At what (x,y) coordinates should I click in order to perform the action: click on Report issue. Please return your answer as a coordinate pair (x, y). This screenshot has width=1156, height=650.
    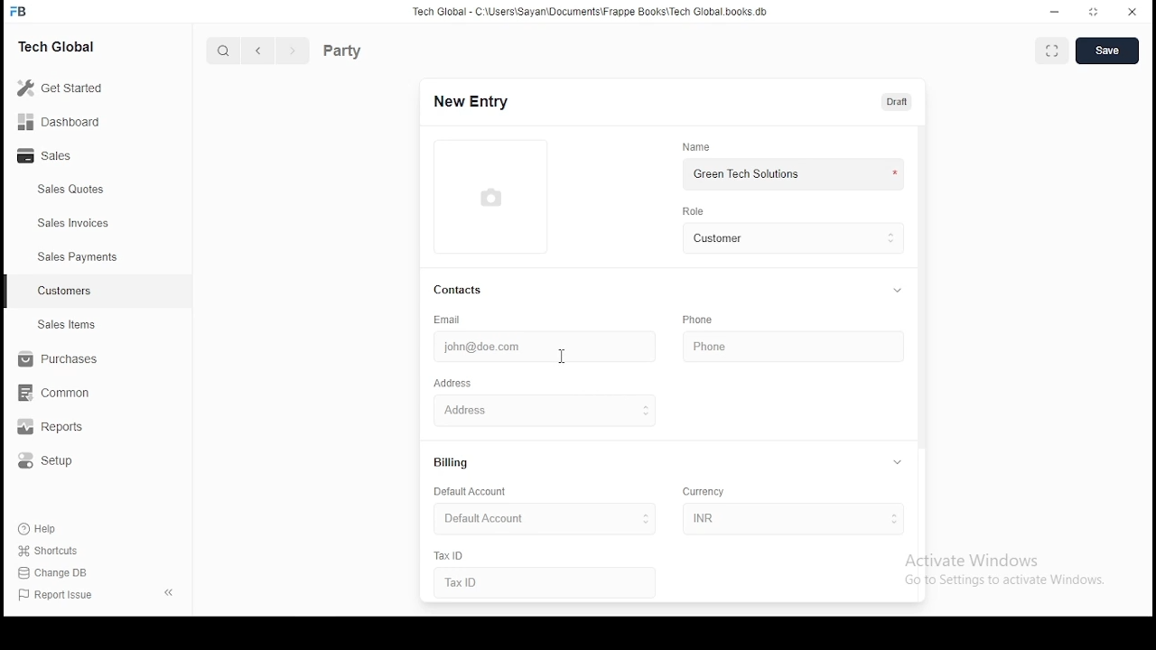
    Looking at the image, I should click on (59, 596).